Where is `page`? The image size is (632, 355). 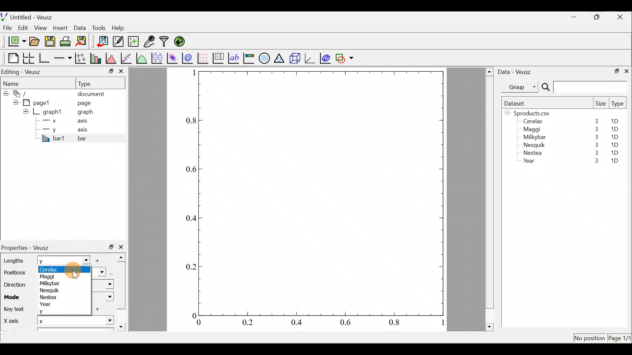 page is located at coordinates (84, 103).